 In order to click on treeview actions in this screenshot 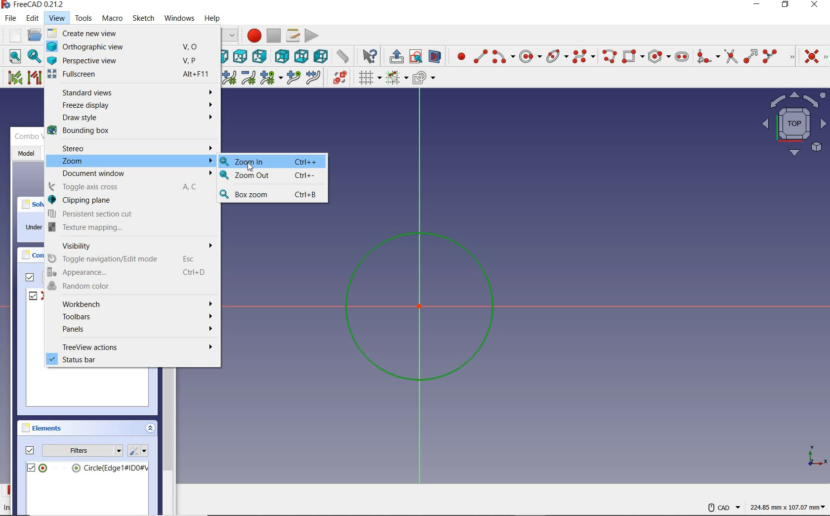, I will do `click(132, 344)`.